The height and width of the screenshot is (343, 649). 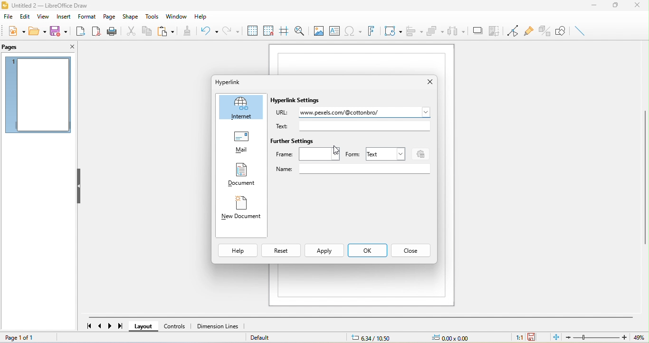 What do you see at coordinates (285, 168) in the screenshot?
I see `name` at bounding box center [285, 168].